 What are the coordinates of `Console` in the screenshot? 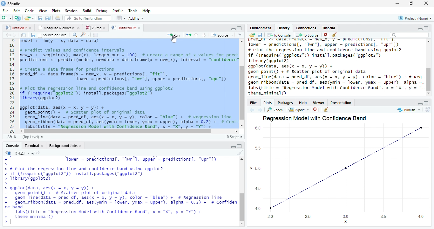 It's located at (12, 145).